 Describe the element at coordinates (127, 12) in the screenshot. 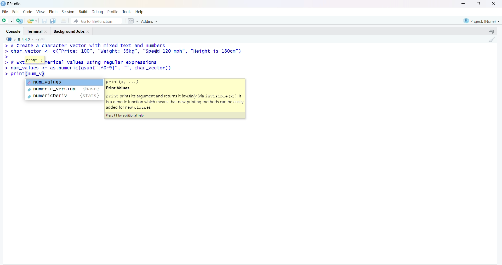

I see `tools` at that location.